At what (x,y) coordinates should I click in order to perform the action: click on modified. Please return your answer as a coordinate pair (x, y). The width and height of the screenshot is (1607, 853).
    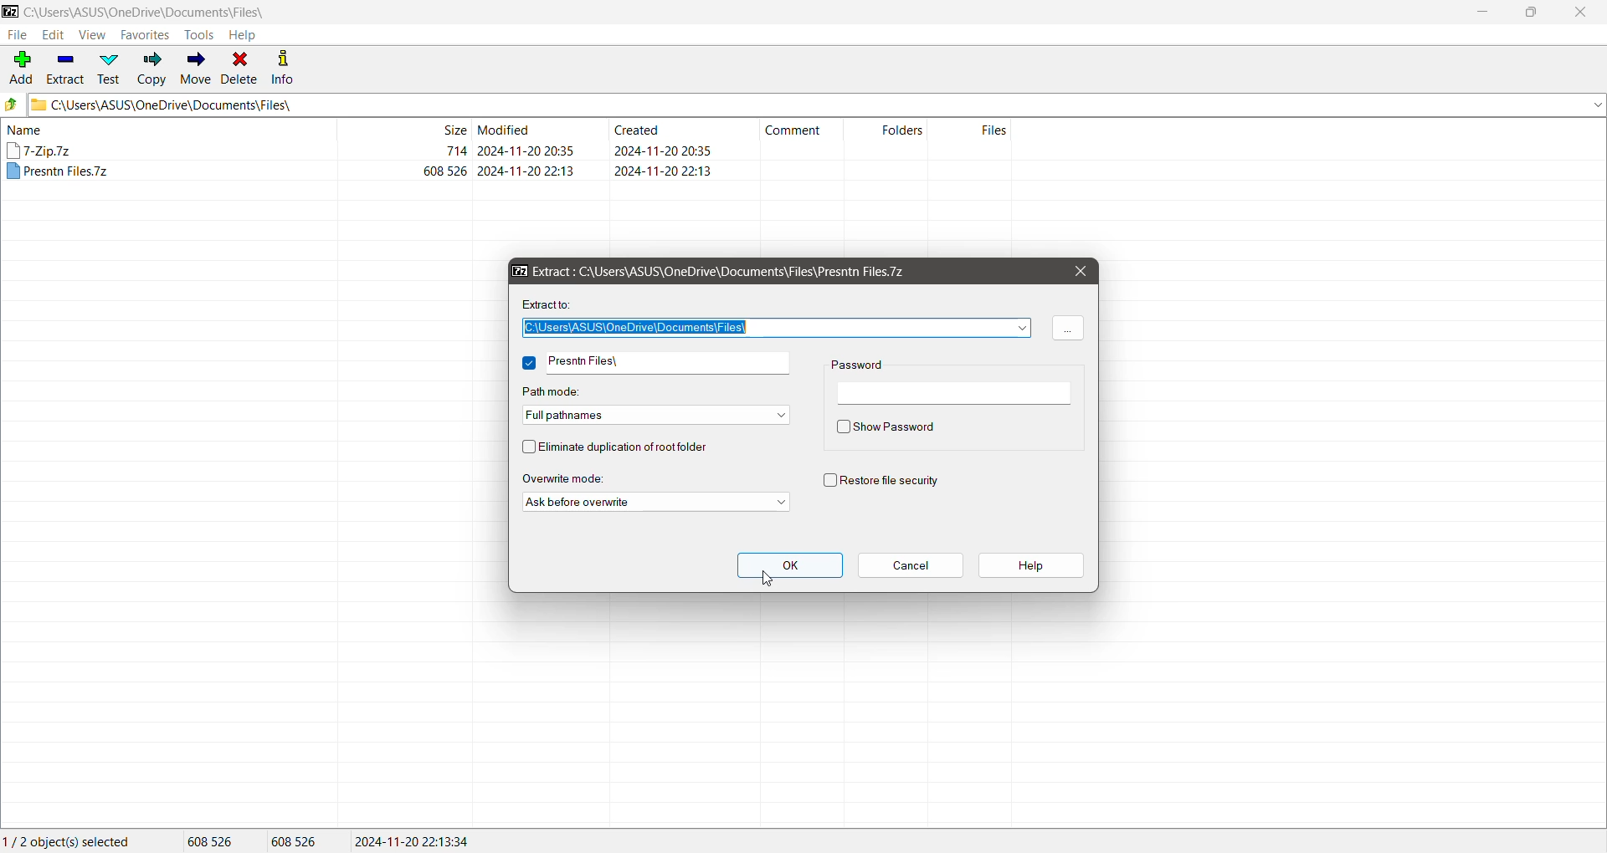
    Looking at the image, I should click on (506, 129).